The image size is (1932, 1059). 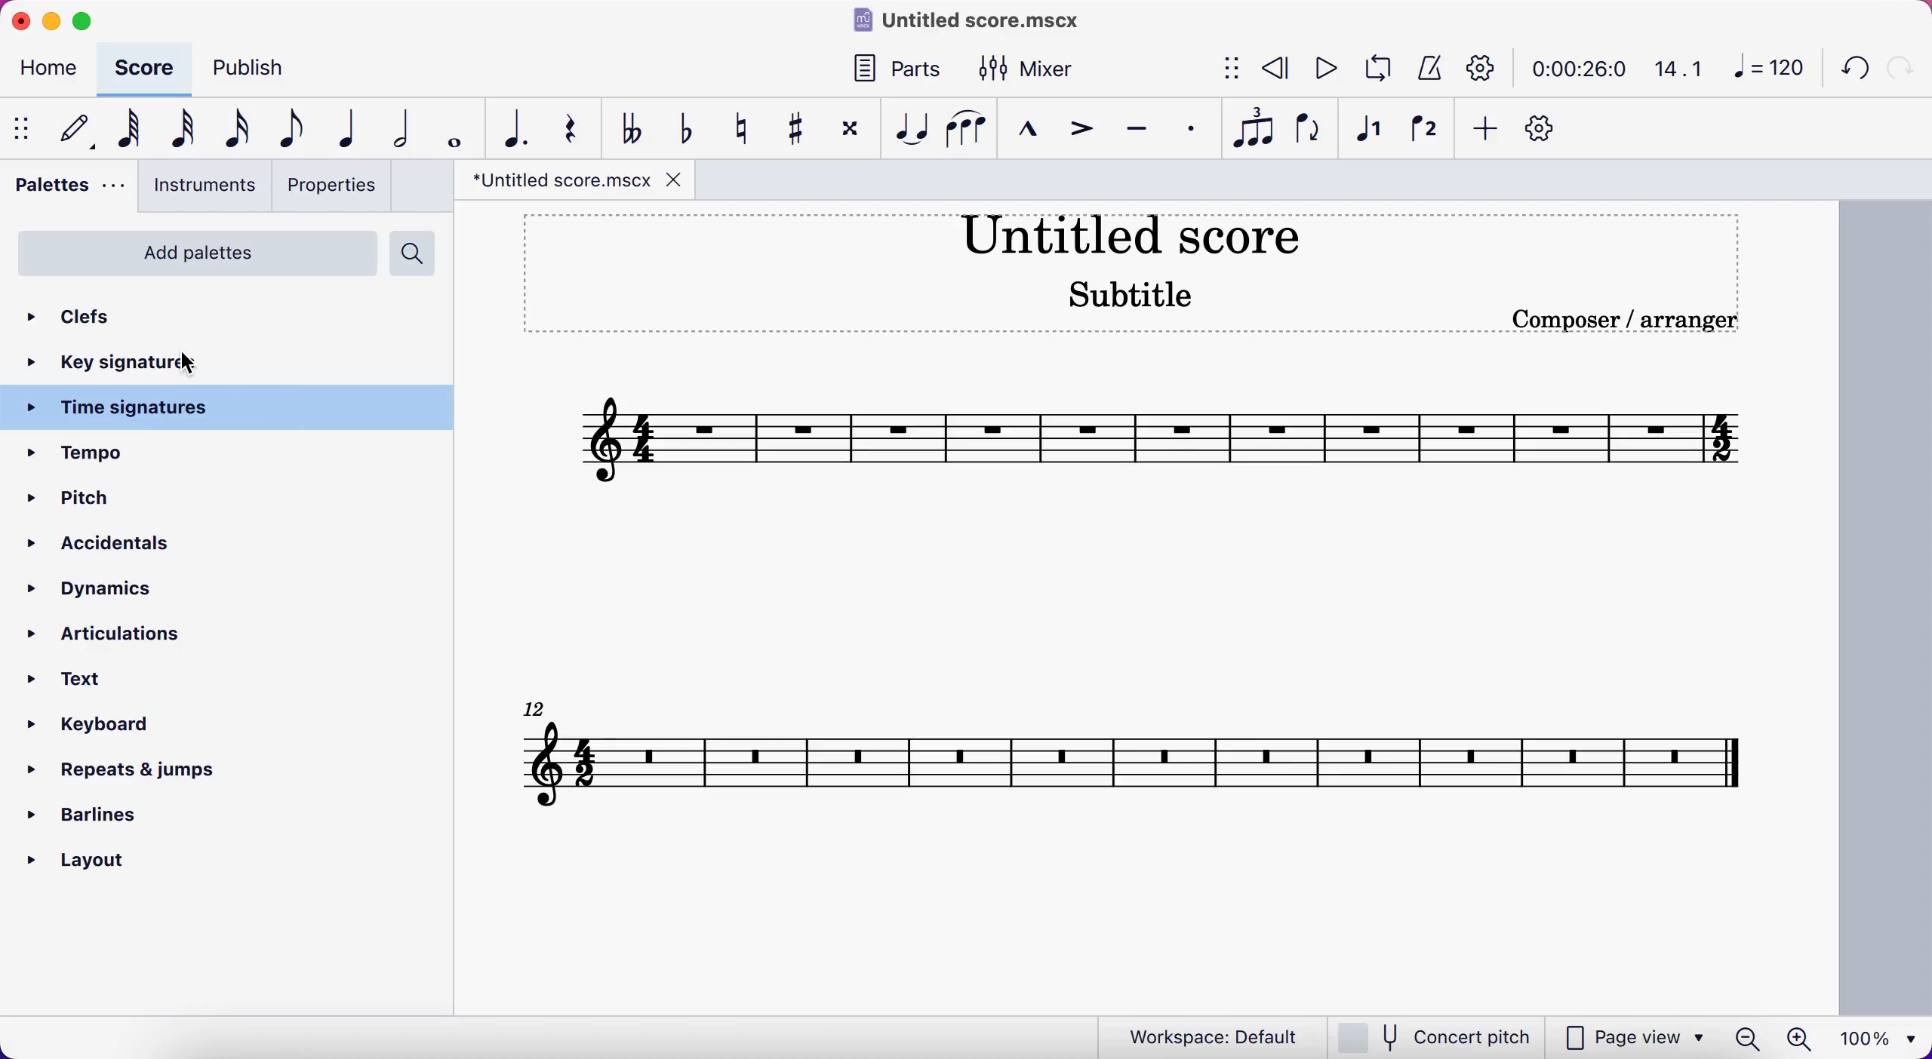 I want to click on parts, so click(x=902, y=70).